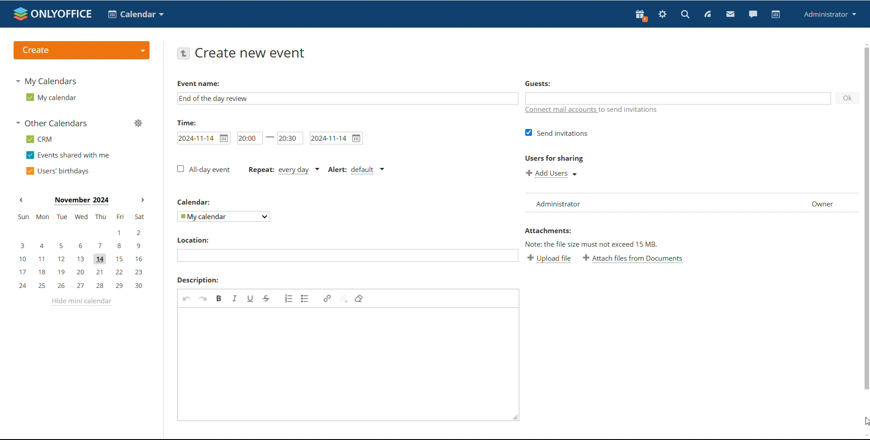 The width and height of the screenshot is (870, 440). I want to click on go back, so click(183, 53).